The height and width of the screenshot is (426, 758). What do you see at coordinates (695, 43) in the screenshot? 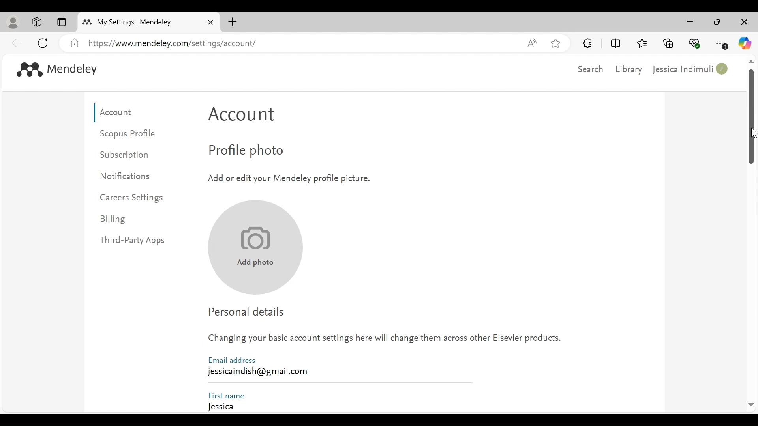
I see `Browser Essentials` at bounding box center [695, 43].